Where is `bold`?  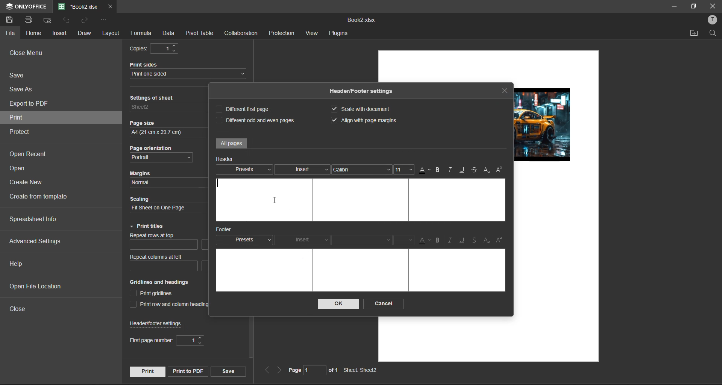
bold is located at coordinates (438, 170).